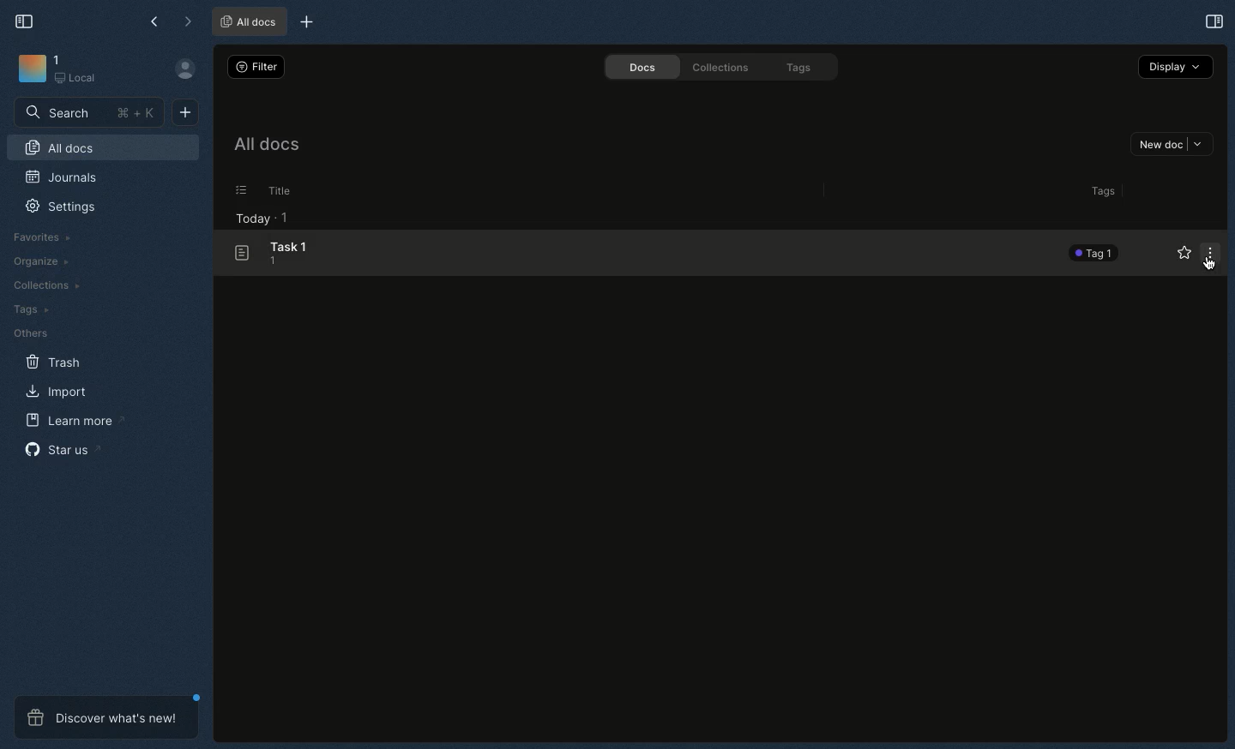 The width and height of the screenshot is (1235, 749). What do you see at coordinates (57, 450) in the screenshot?
I see `Star us` at bounding box center [57, 450].